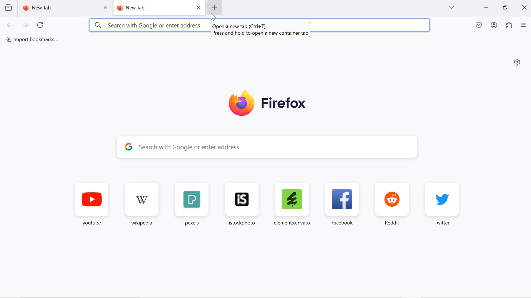 This screenshot has height=298, width=531. Describe the element at coordinates (479, 26) in the screenshot. I see `save to pocket` at that location.